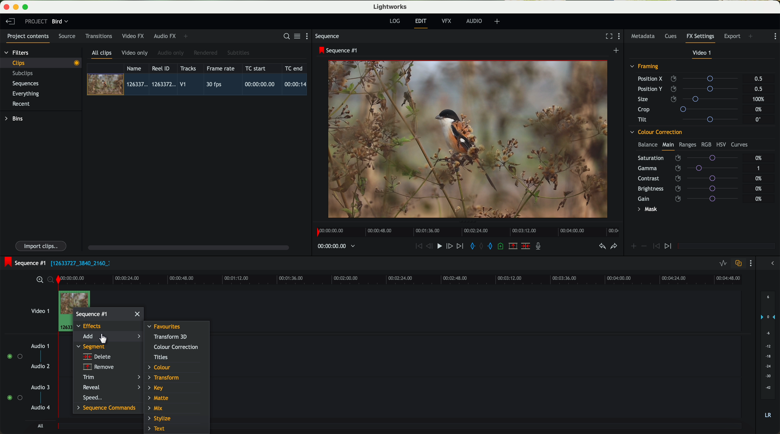 The width and height of the screenshot is (780, 434). What do you see at coordinates (67, 37) in the screenshot?
I see `source` at bounding box center [67, 37].